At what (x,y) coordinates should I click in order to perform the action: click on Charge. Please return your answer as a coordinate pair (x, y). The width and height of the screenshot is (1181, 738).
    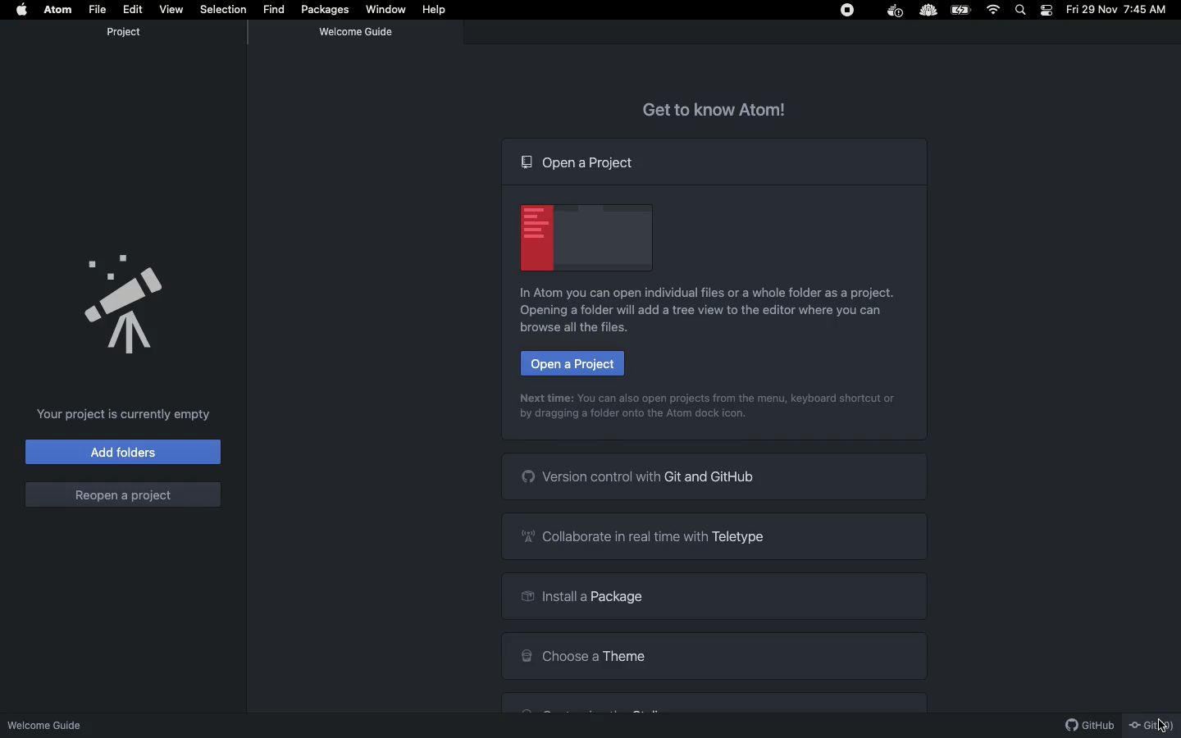
    Looking at the image, I should click on (962, 11).